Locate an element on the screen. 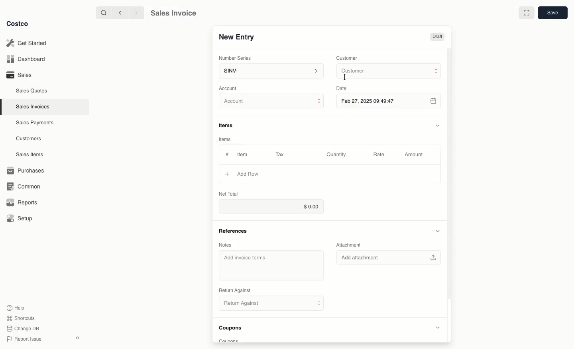 Image resolution: width=574 pixels, height=349 pixels. Add is located at coordinates (227, 174).